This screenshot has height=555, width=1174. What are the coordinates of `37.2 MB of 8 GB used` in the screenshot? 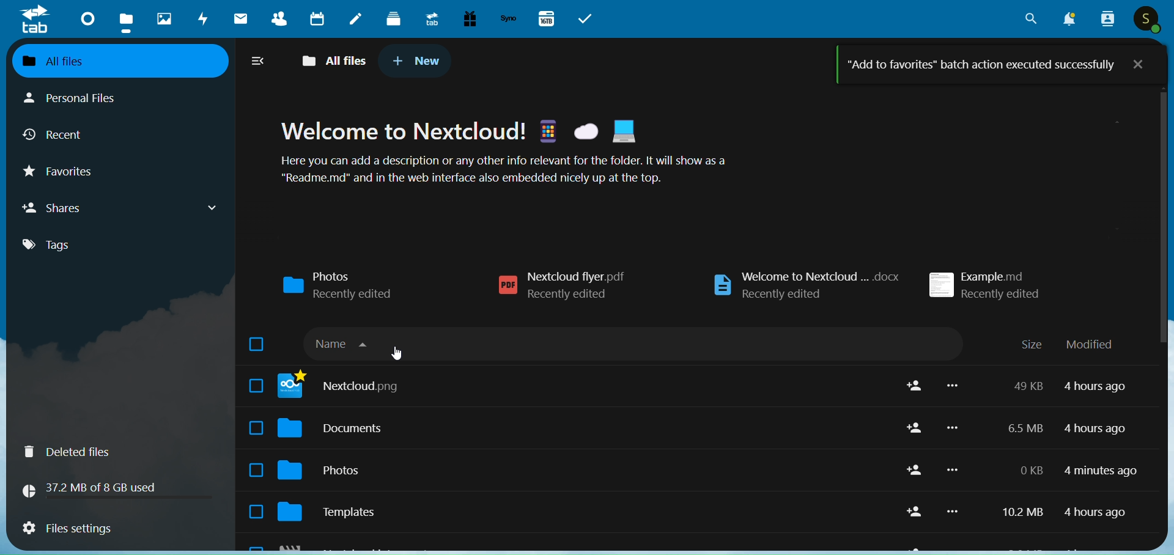 It's located at (116, 490).